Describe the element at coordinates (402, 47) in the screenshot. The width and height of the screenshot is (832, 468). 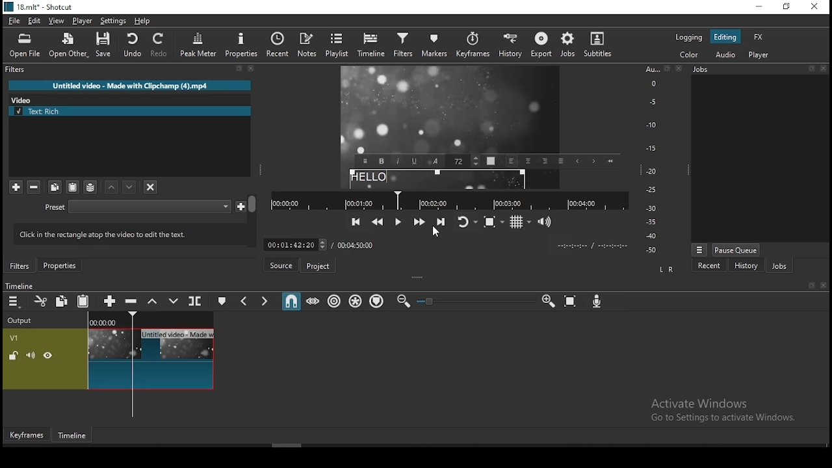
I see `filters` at that location.